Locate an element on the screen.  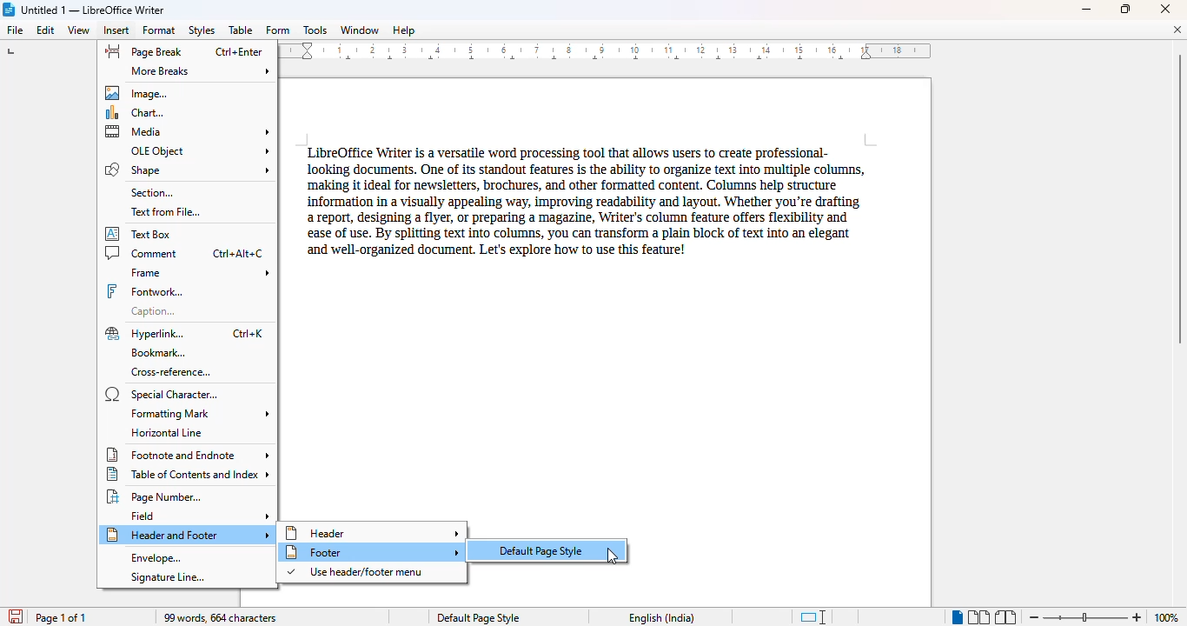
page number is located at coordinates (158, 496).